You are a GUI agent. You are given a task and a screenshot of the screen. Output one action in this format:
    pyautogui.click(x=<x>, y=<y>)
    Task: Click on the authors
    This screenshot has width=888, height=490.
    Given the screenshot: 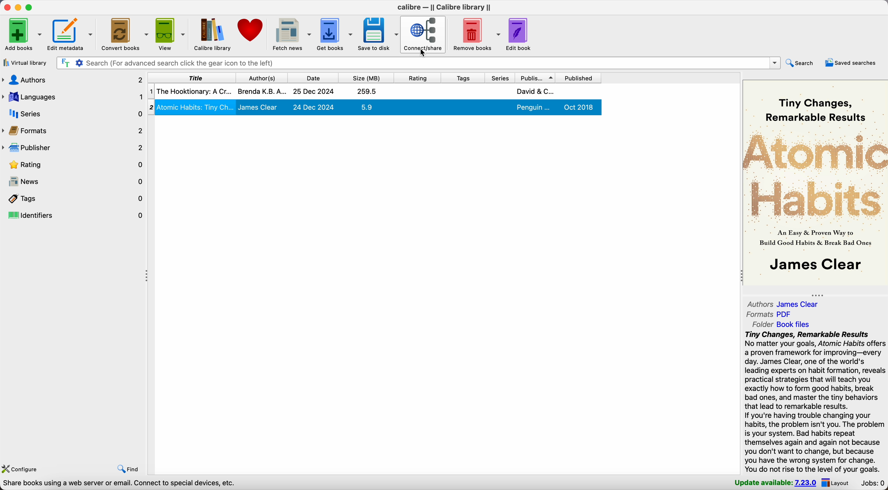 What is the action you would take?
    pyautogui.click(x=73, y=81)
    